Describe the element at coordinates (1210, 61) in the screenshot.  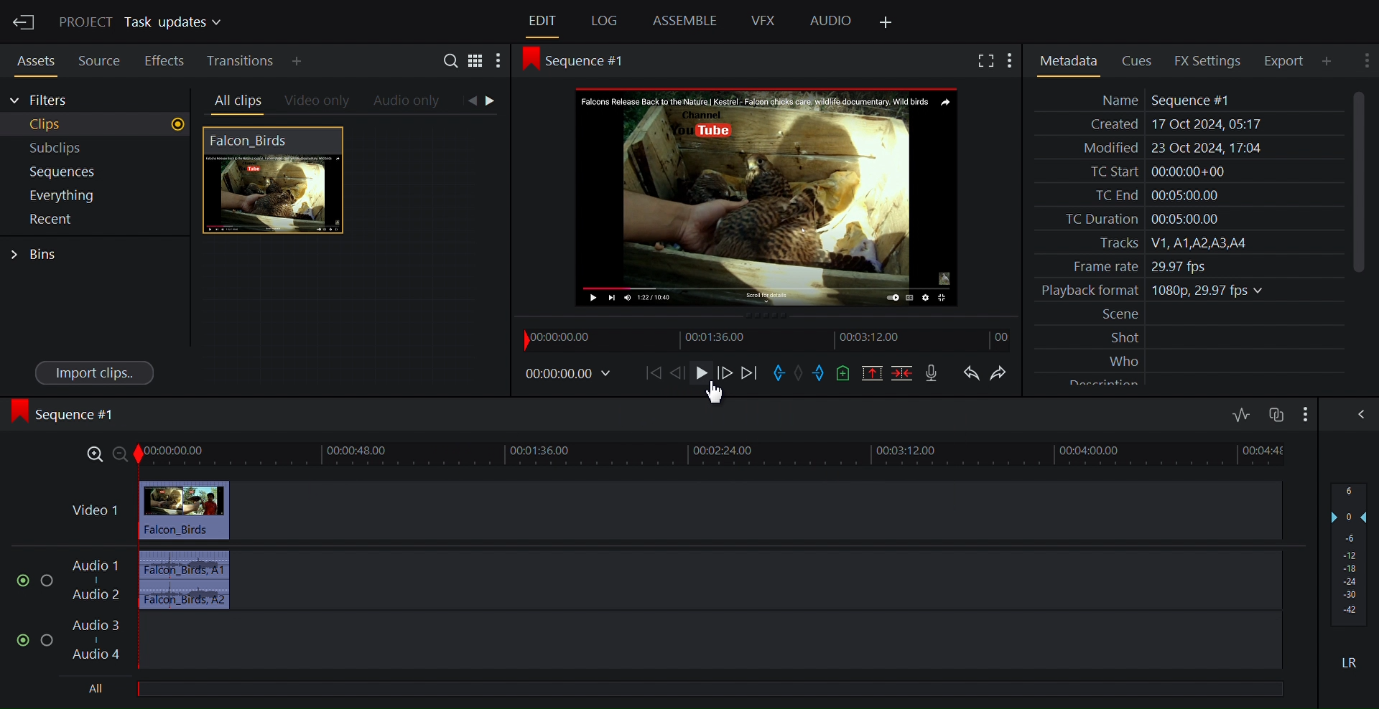
I see `FX Settings` at that location.